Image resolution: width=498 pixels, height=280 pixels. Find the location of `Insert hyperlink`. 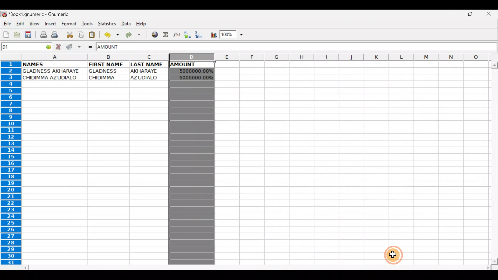

Insert hyperlink is located at coordinates (153, 35).